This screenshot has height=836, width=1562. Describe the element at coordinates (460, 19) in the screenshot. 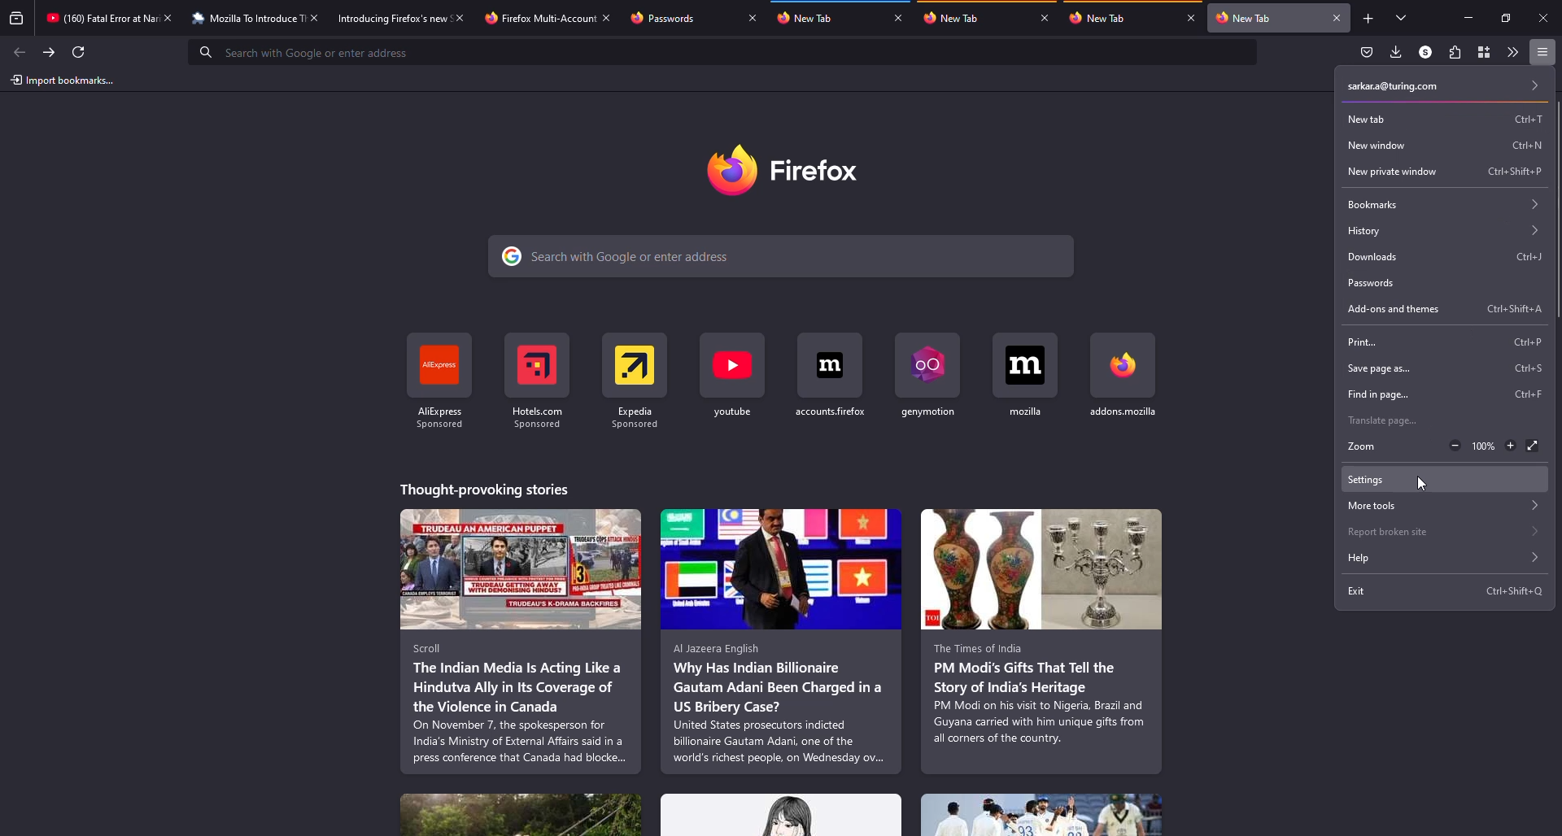

I see `close` at that location.